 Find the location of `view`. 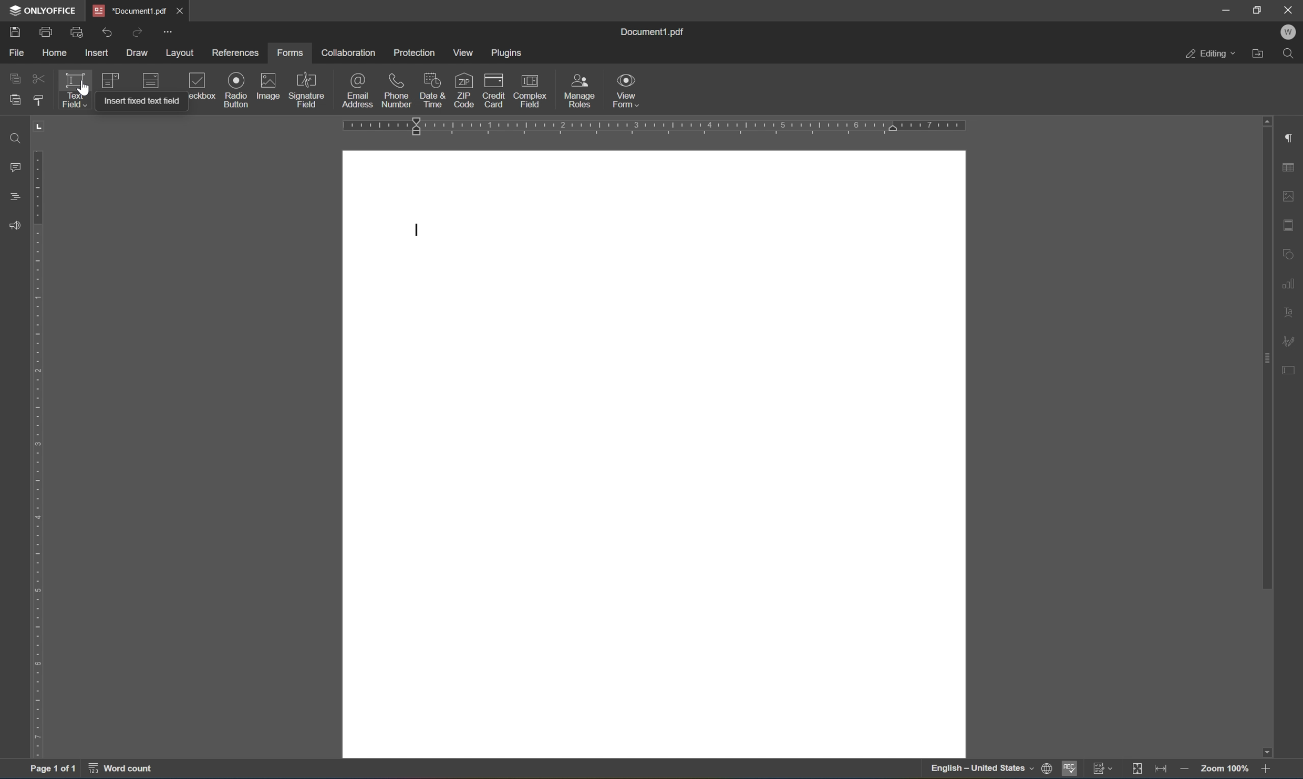

view is located at coordinates (463, 51).